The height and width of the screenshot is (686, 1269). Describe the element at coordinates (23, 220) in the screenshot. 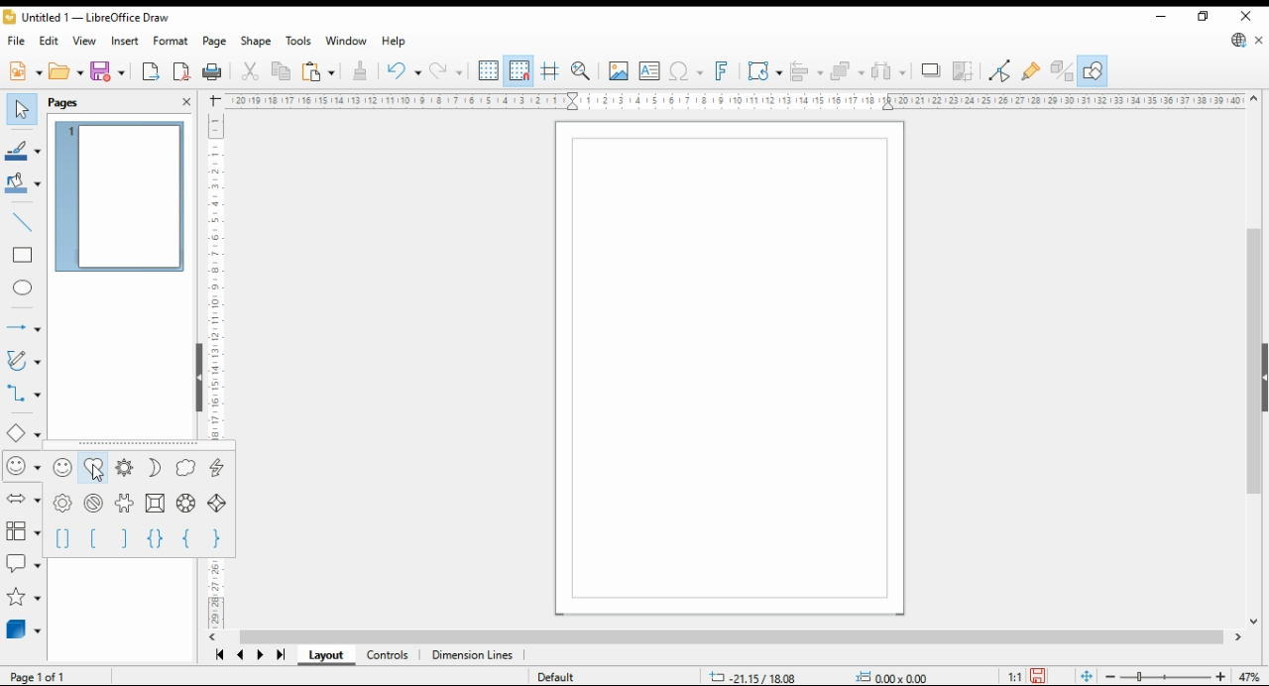

I see `insert line` at that location.